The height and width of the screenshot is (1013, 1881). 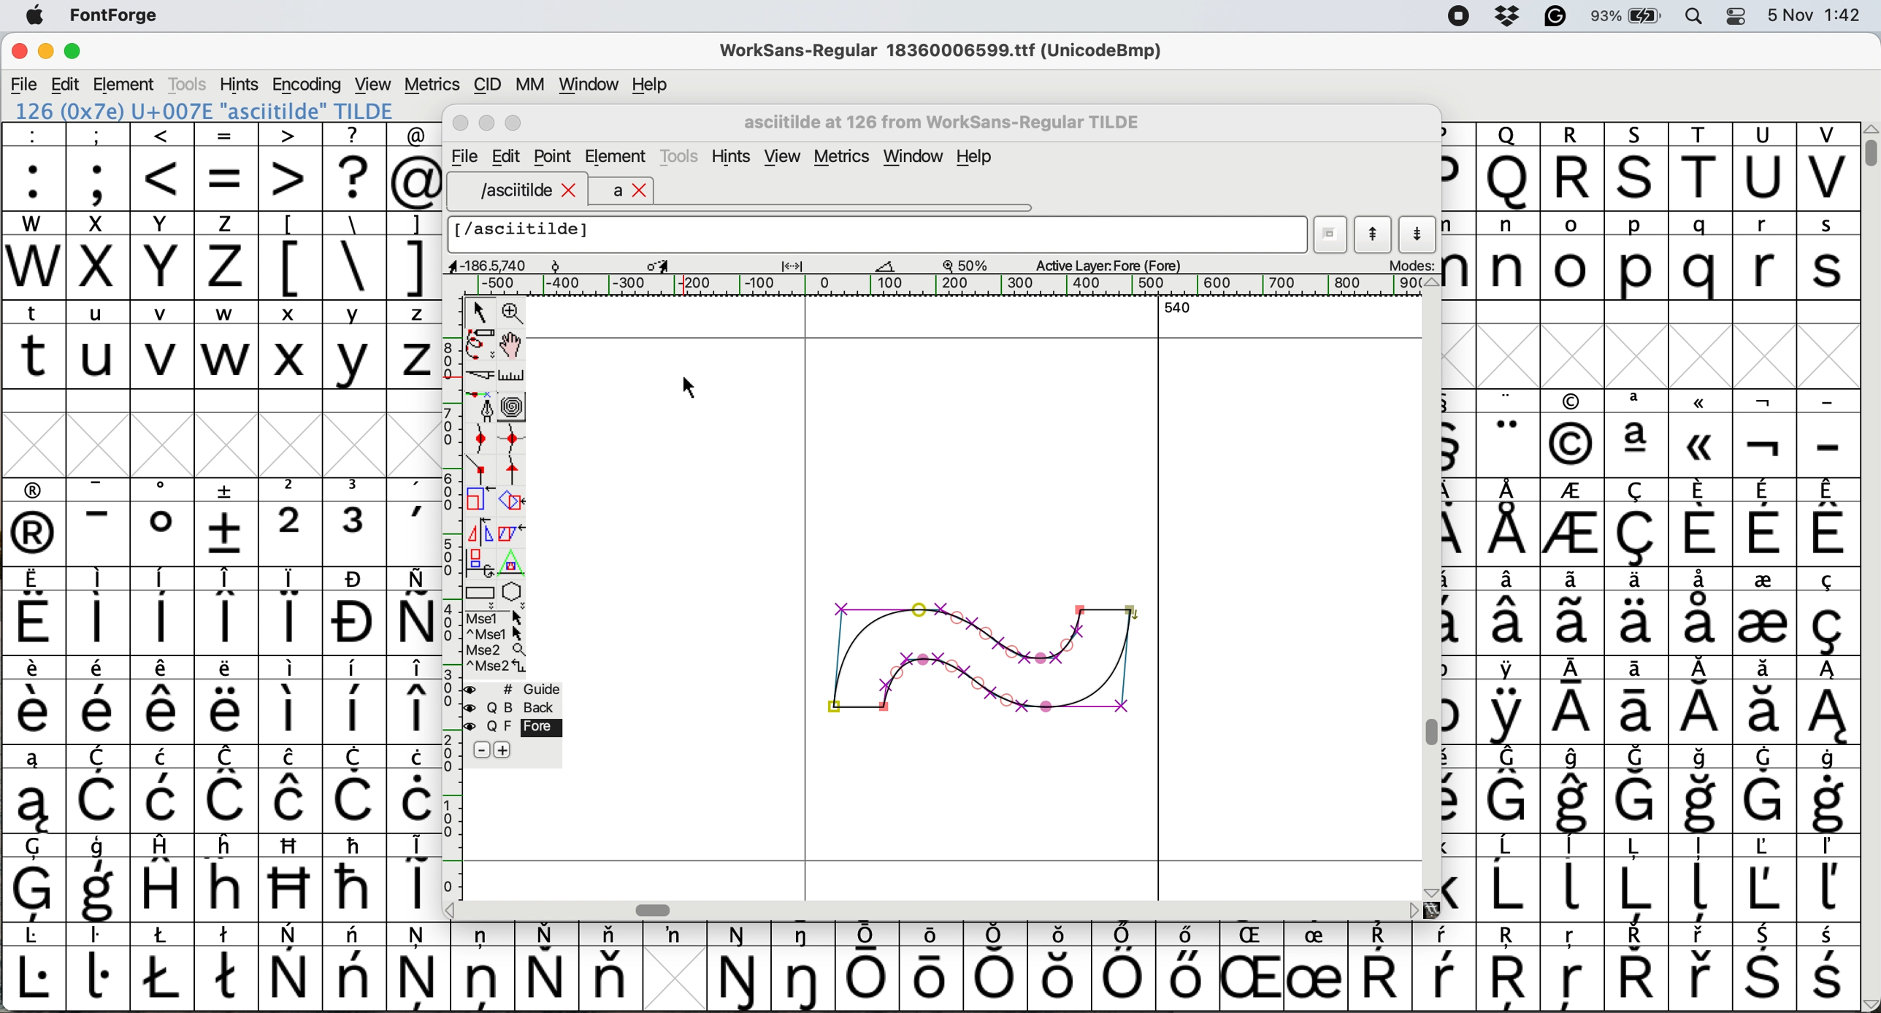 What do you see at coordinates (651, 84) in the screenshot?
I see `help` at bounding box center [651, 84].